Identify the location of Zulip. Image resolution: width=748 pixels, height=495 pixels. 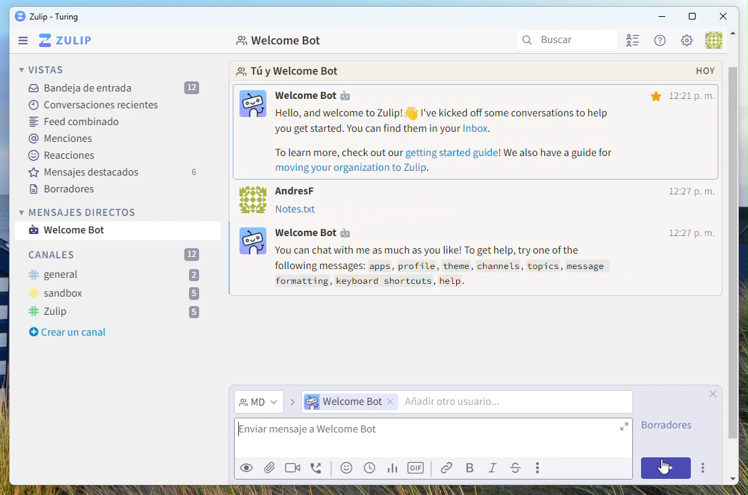
(46, 17).